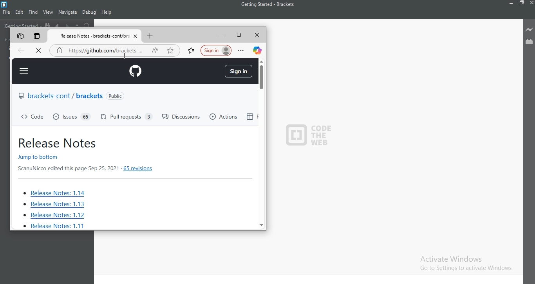 The width and height of the screenshot is (535, 284). What do you see at coordinates (20, 12) in the screenshot?
I see `Edit` at bounding box center [20, 12].